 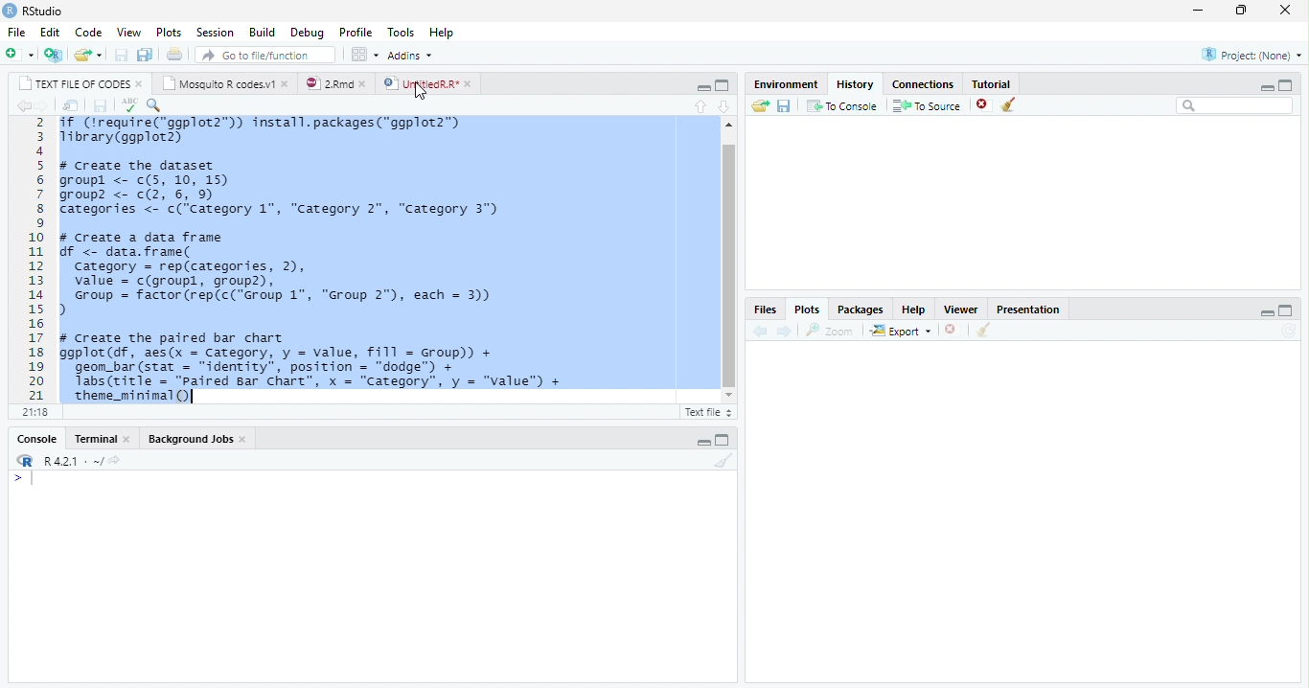 I want to click on file, so click(x=14, y=31).